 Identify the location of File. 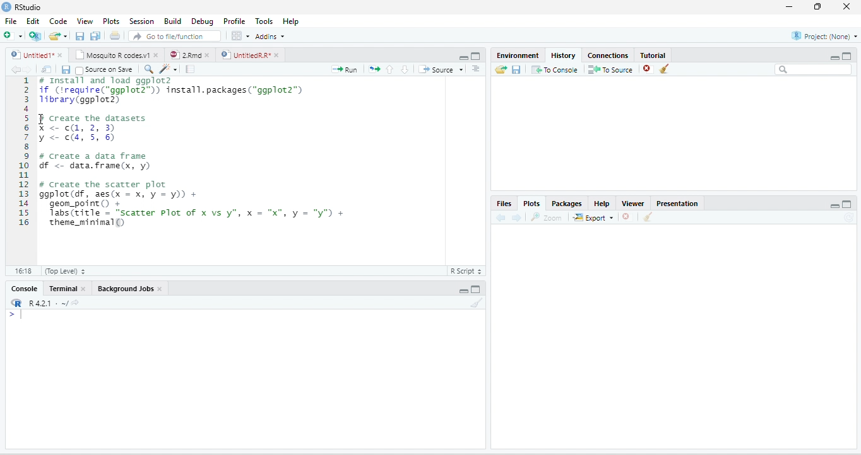
(11, 21).